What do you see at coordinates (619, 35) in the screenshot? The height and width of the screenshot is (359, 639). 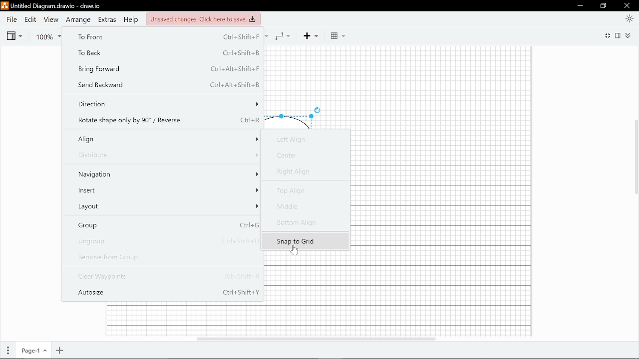 I see `Format` at bounding box center [619, 35].